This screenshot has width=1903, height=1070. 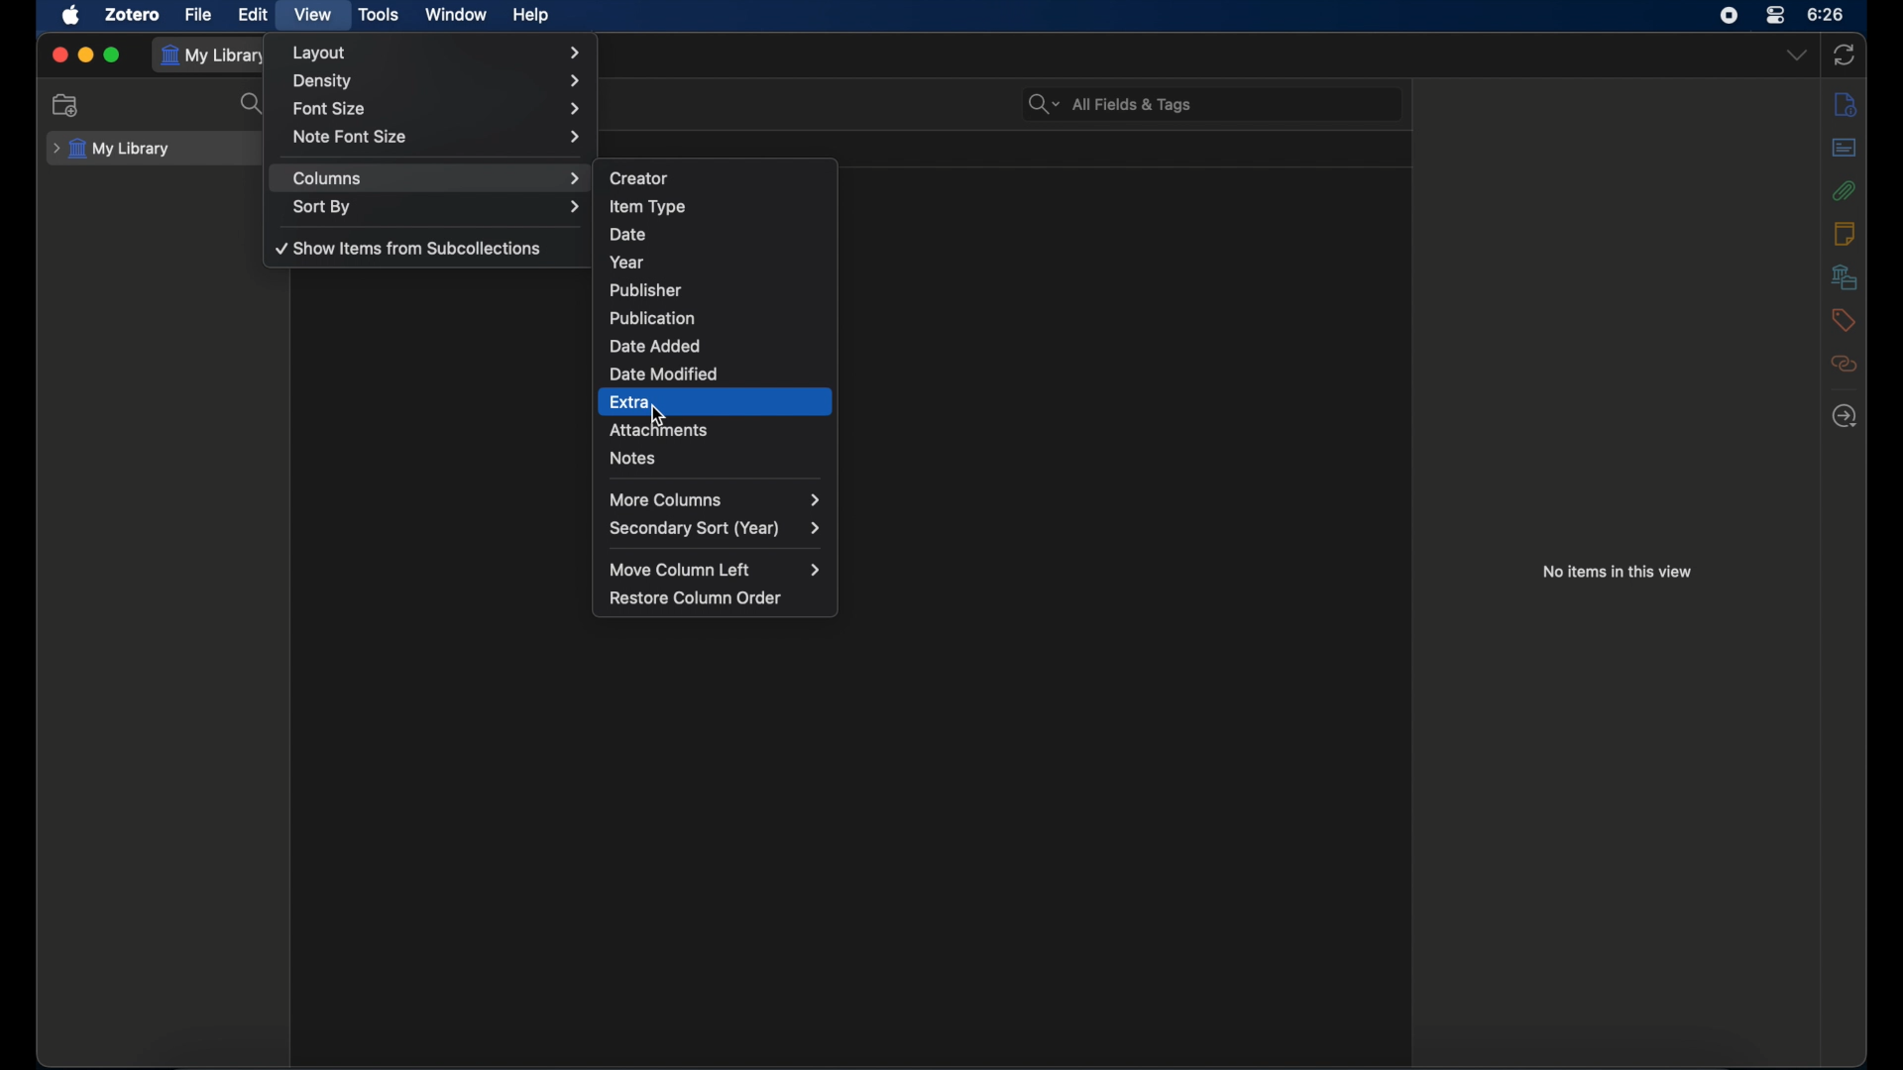 What do you see at coordinates (439, 81) in the screenshot?
I see `density` at bounding box center [439, 81].